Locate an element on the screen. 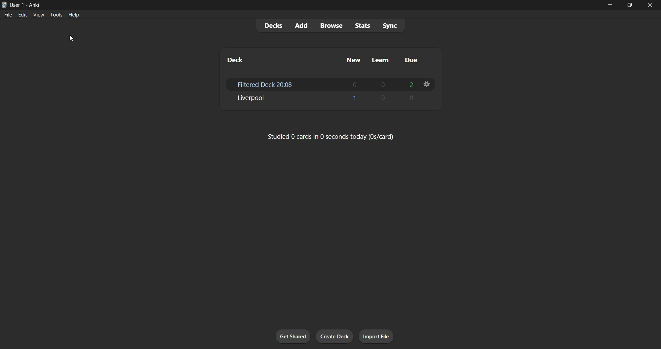 The image size is (661, 349). filtered deck options is located at coordinates (428, 84).